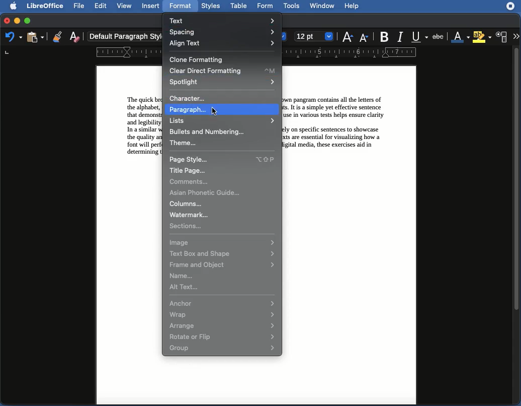  I want to click on Image, so click(223, 242).